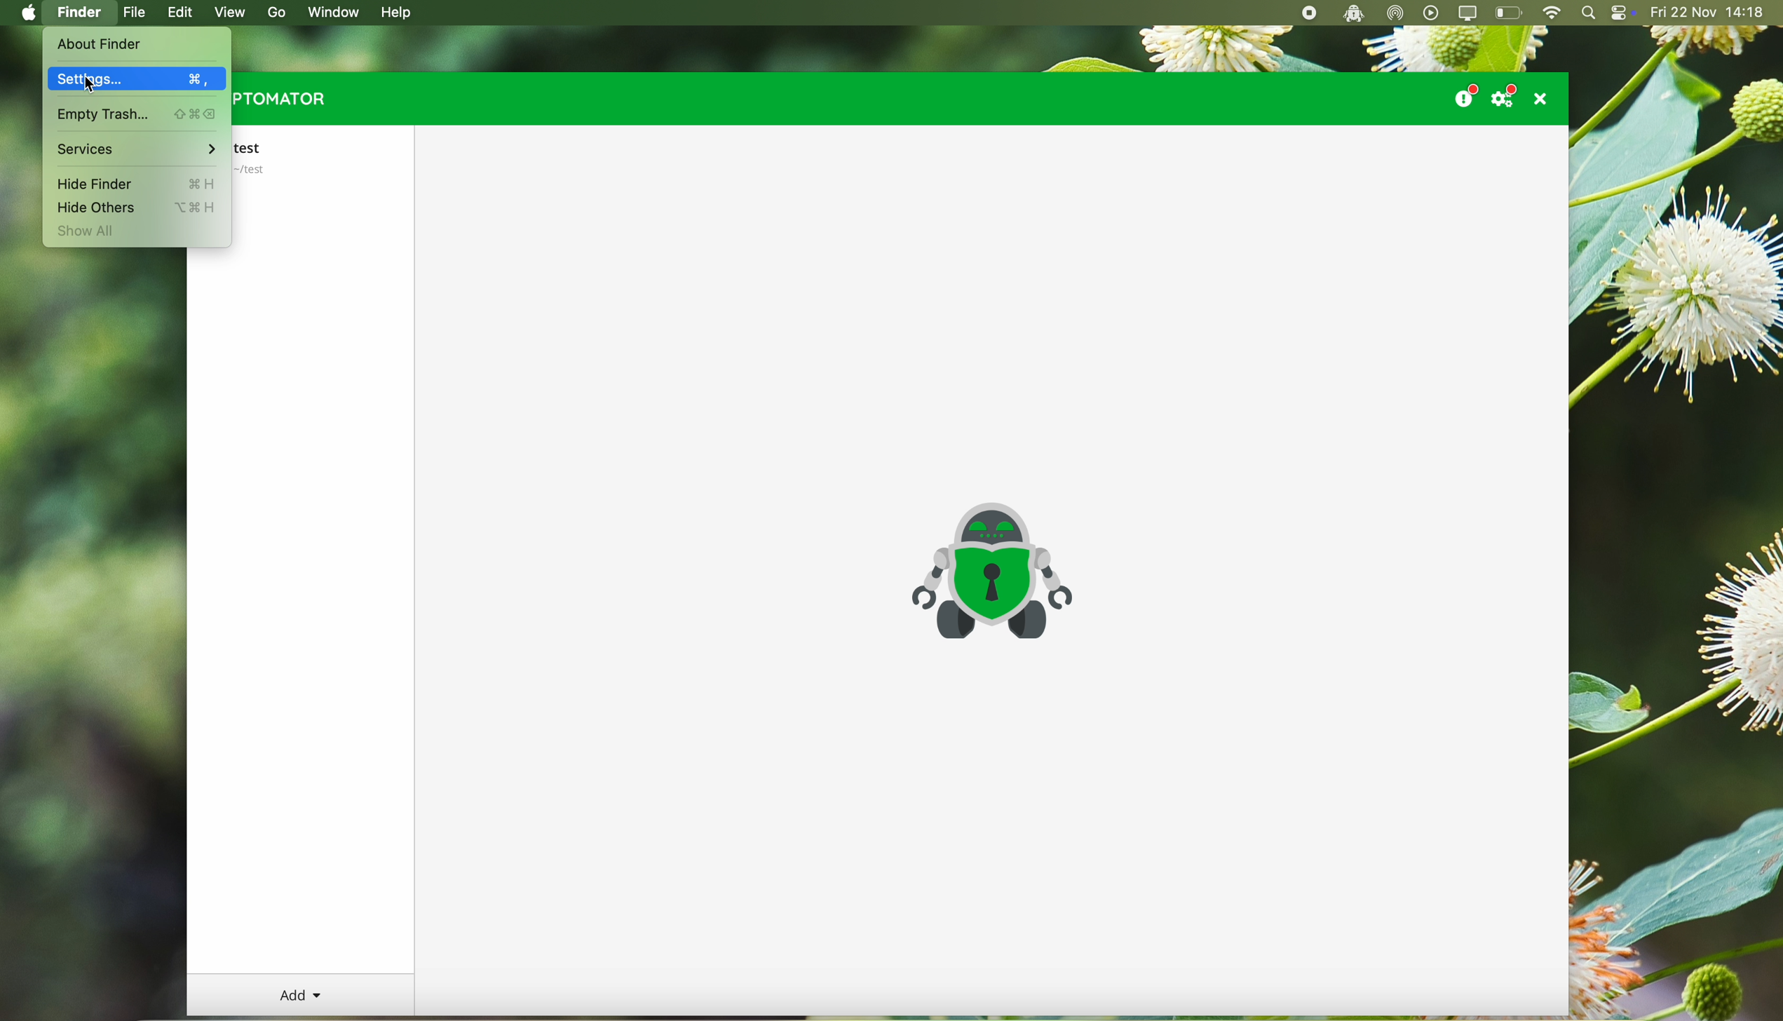  What do you see at coordinates (133, 208) in the screenshot?
I see `hide others` at bounding box center [133, 208].